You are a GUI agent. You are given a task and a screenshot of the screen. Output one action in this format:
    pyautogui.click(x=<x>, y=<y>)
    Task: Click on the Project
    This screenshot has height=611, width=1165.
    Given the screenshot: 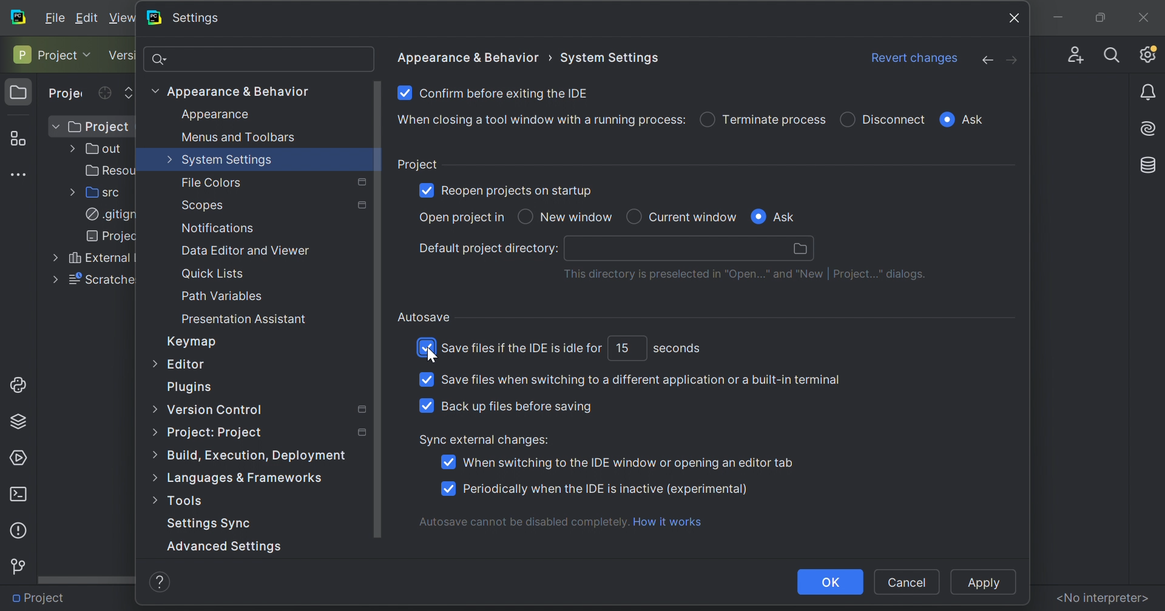 What is the action you would take?
    pyautogui.click(x=41, y=596)
    